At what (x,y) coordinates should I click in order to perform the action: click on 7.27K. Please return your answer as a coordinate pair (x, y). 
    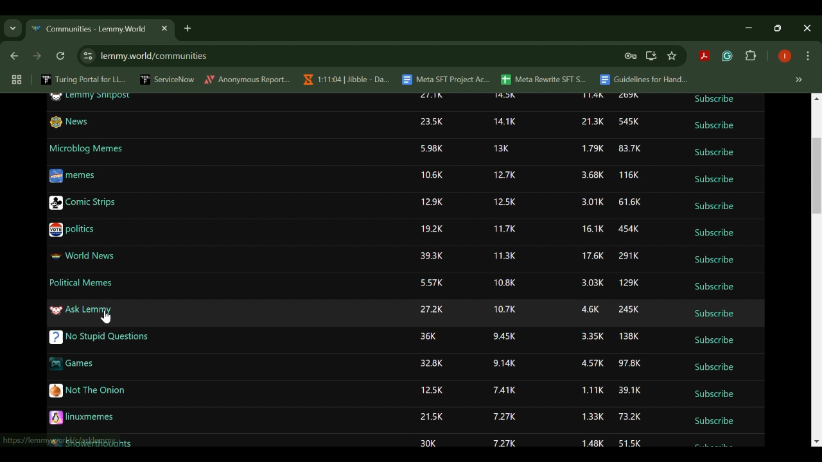
    Looking at the image, I should click on (503, 417).